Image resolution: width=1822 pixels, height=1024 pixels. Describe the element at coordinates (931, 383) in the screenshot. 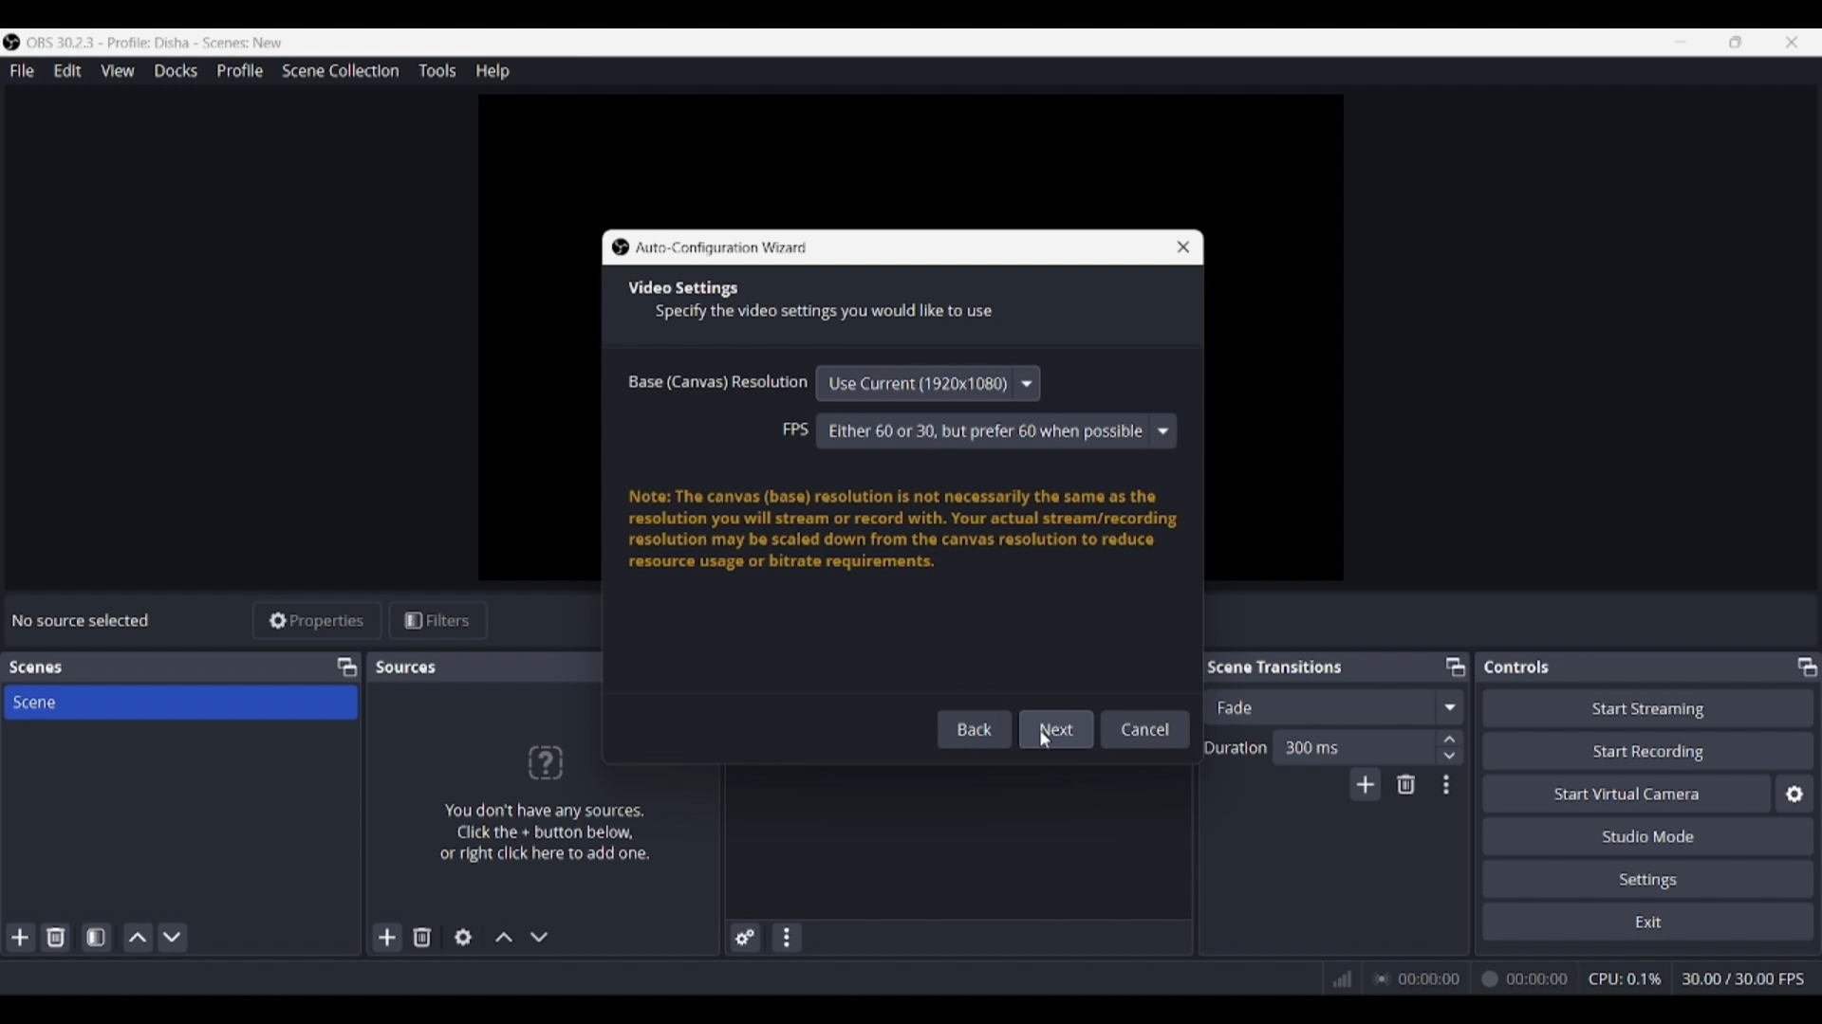

I see `use Current (1920x1080) +` at that location.